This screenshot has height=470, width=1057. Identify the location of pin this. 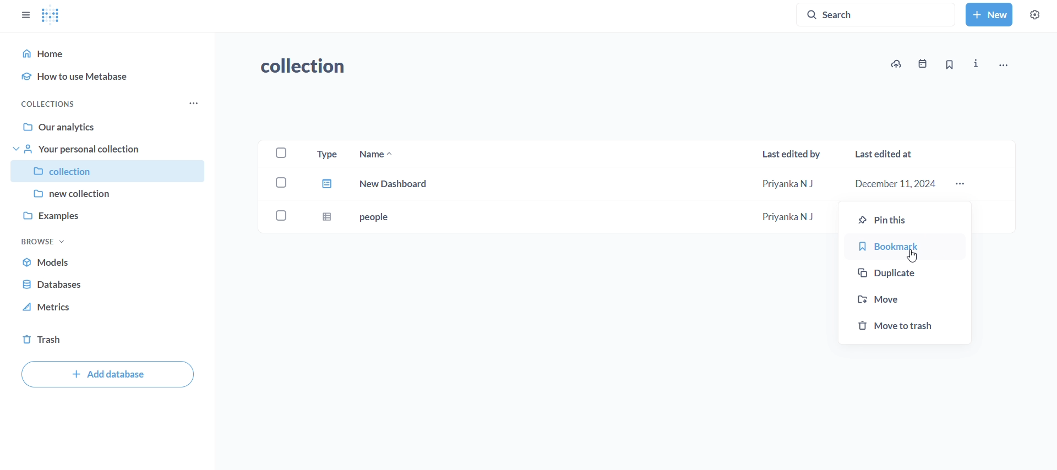
(902, 220).